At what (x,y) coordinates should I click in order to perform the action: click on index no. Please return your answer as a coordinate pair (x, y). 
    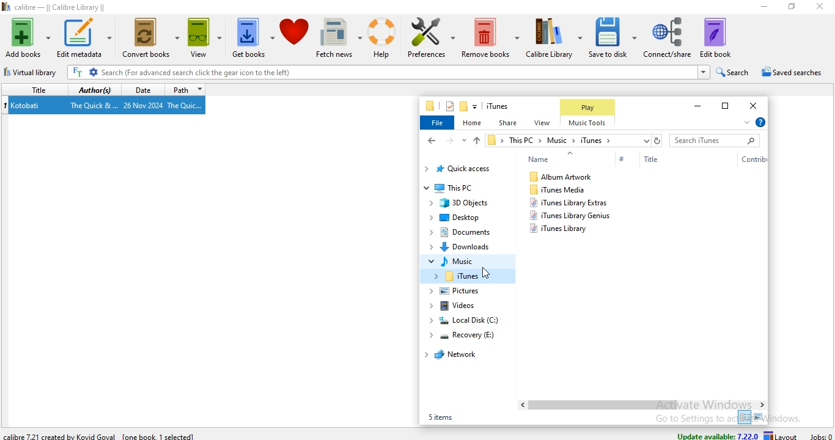
    Looking at the image, I should click on (6, 105).